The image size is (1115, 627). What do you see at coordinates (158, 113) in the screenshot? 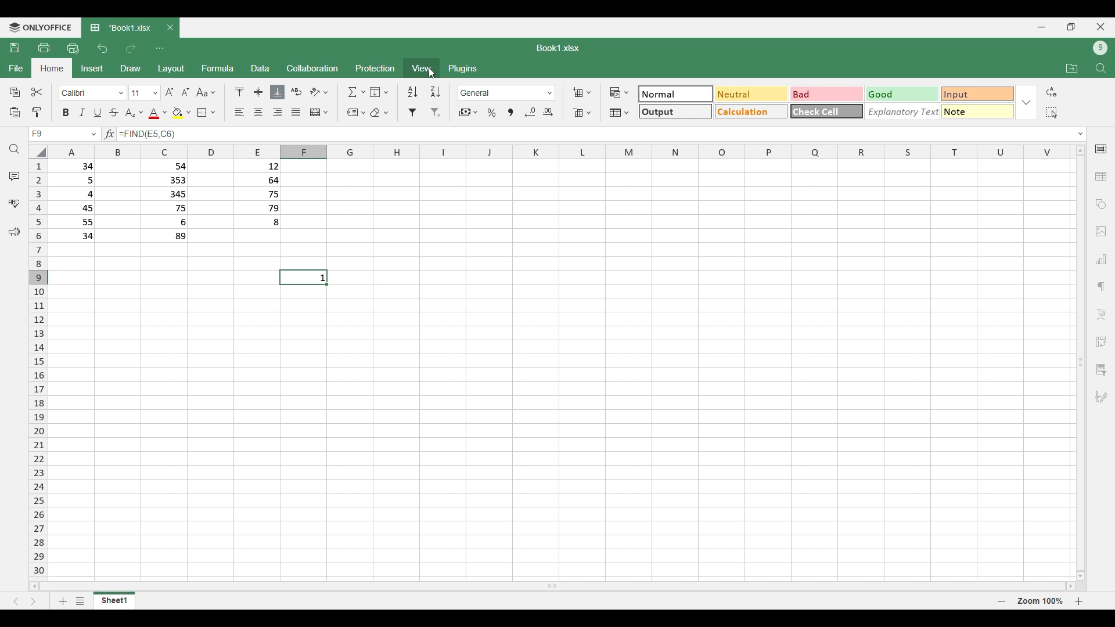
I see `Font color` at bounding box center [158, 113].